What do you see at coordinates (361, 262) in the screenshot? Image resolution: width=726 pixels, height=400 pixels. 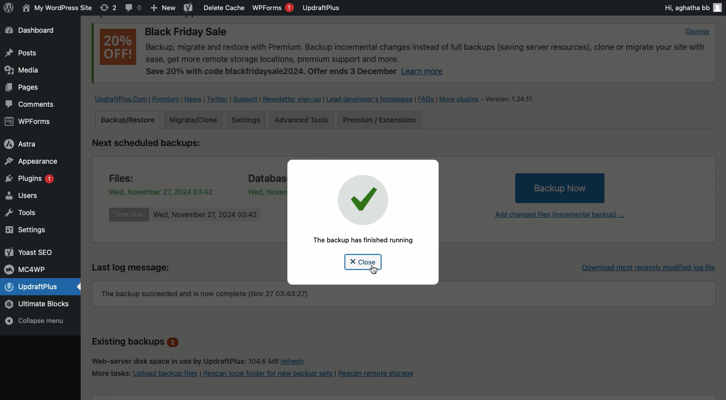 I see `Close` at bounding box center [361, 262].